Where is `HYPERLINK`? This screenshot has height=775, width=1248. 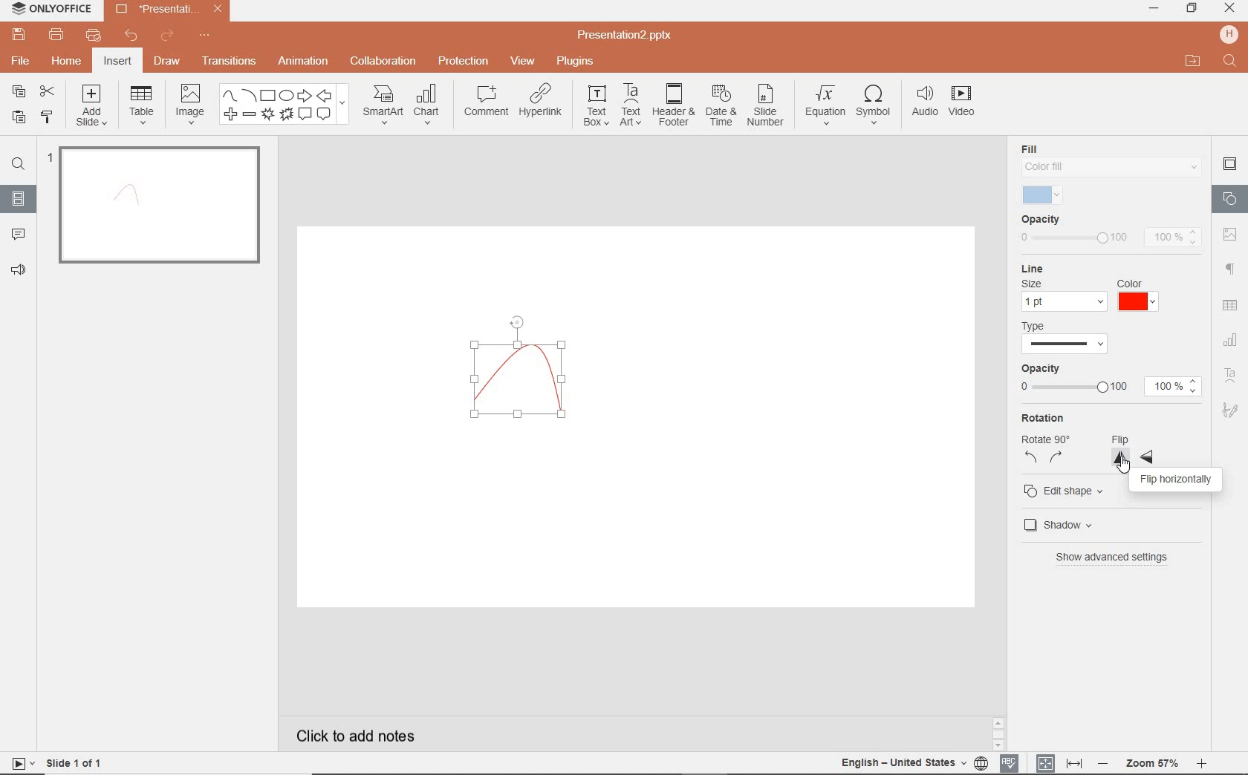 HYPERLINK is located at coordinates (543, 104).